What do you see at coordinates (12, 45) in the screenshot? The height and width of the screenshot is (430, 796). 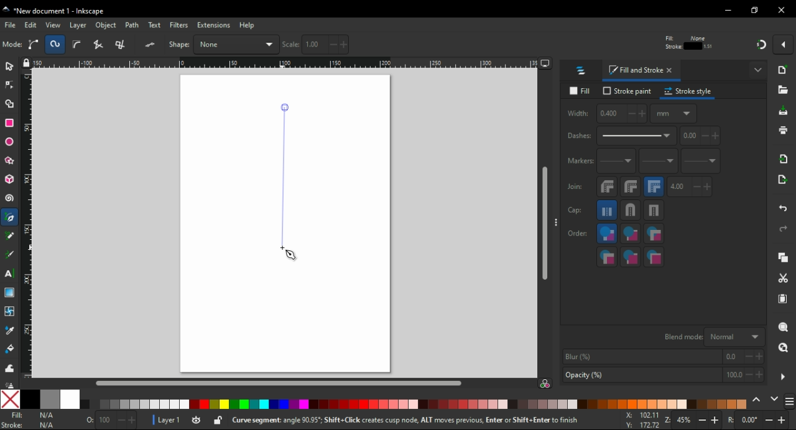 I see `select all` at bounding box center [12, 45].